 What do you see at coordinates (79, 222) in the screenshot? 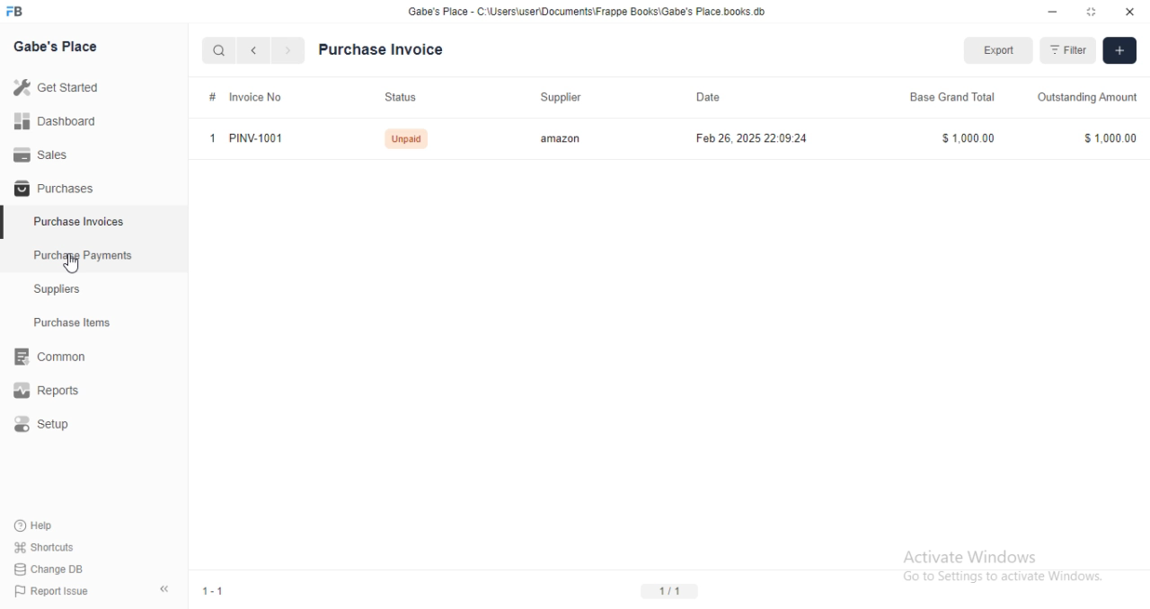
I see `Purchase Invoices` at bounding box center [79, 222].